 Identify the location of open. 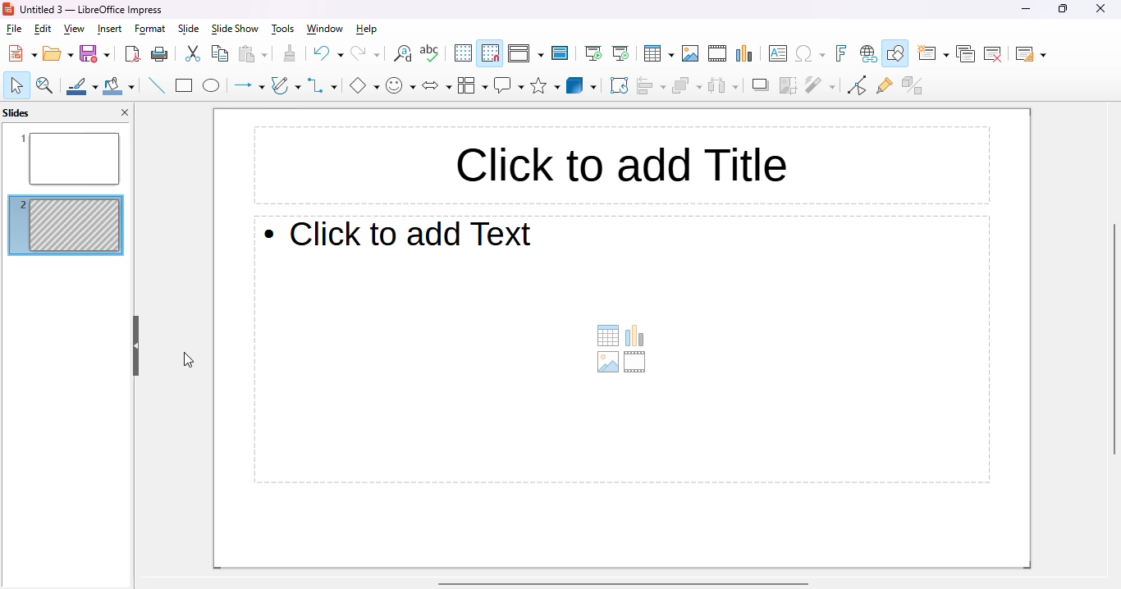
(58, 54).